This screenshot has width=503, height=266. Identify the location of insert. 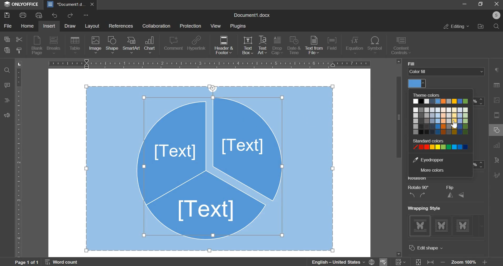
(49, 26).